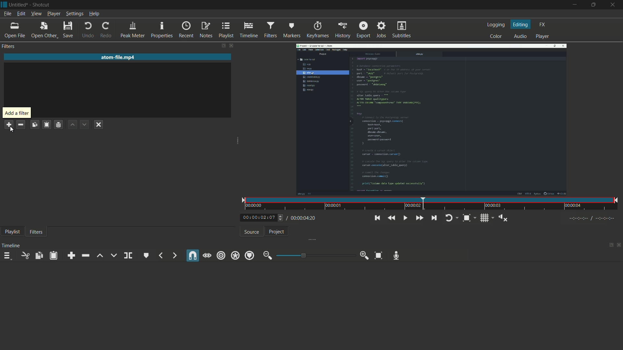 Image resolution: width=623 pixels, height=350 pixels. I want to click on record audio, so click(397, 256).